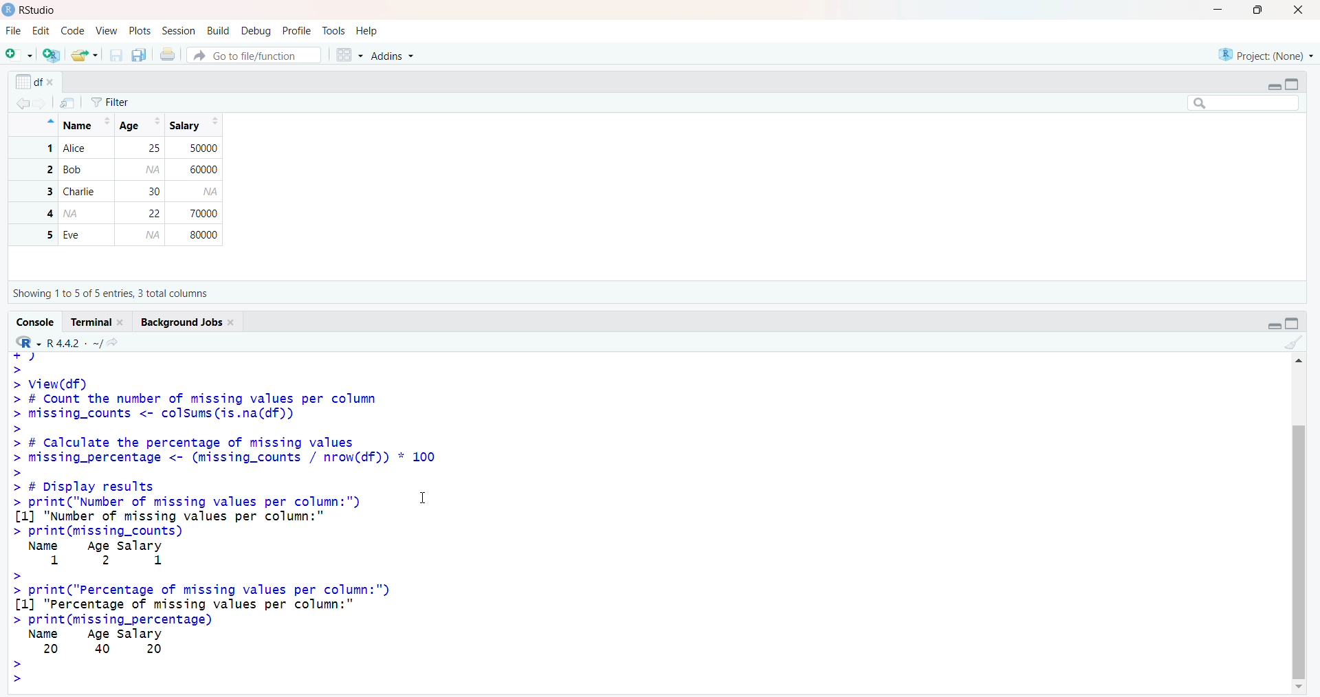 Image resolution: width=1320 pixels, height=697 pixels. What do you see at coordinates (34, 322) in the screenshot?
I see `Console` at bounding box center [34, 322].